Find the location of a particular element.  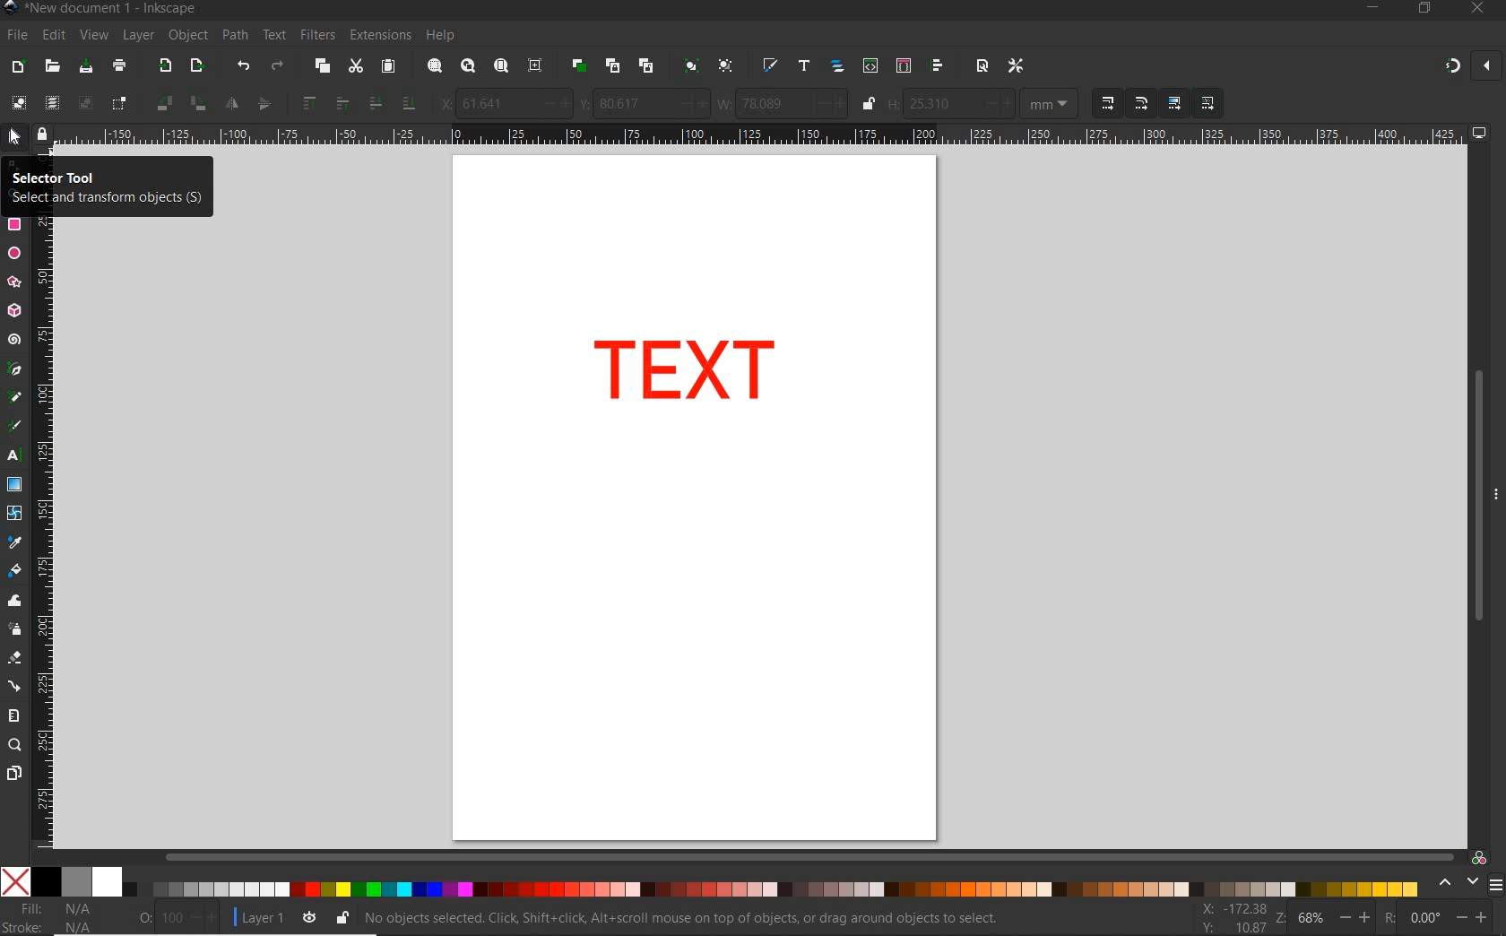

dropper is located at coordinates (15, 542).